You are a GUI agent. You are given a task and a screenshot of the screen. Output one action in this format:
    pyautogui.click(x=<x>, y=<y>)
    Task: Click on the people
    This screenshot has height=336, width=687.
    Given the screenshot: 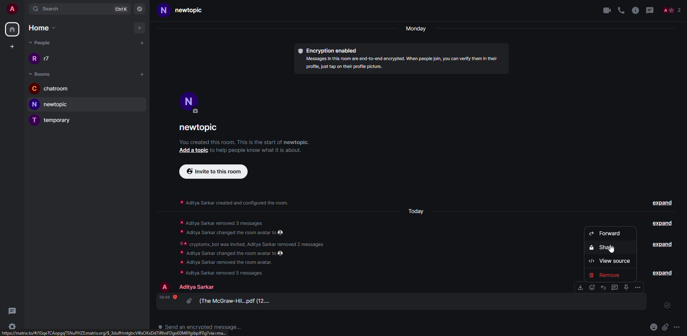 What is the action you would take?
    pyautogui.click(x=199, y=287)
    